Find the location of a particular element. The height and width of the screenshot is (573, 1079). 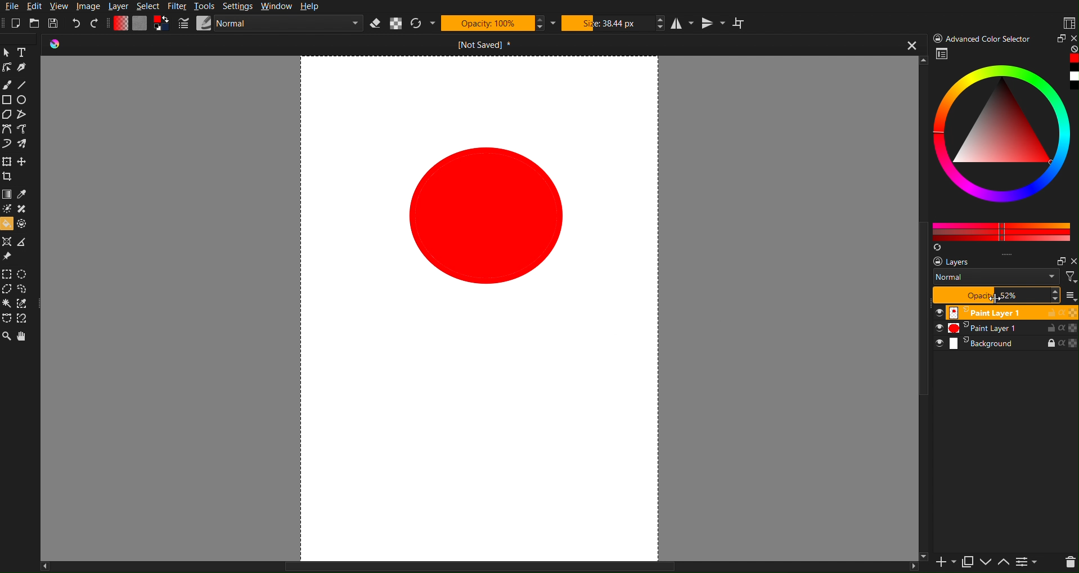

Add is located at coordinates (945, 563).